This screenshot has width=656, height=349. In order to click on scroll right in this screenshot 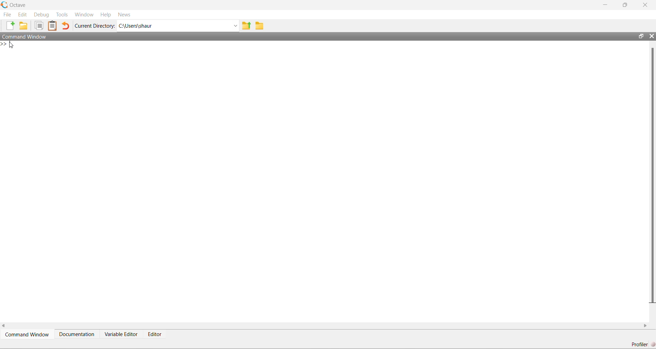, I will do `click(646, 326)`.